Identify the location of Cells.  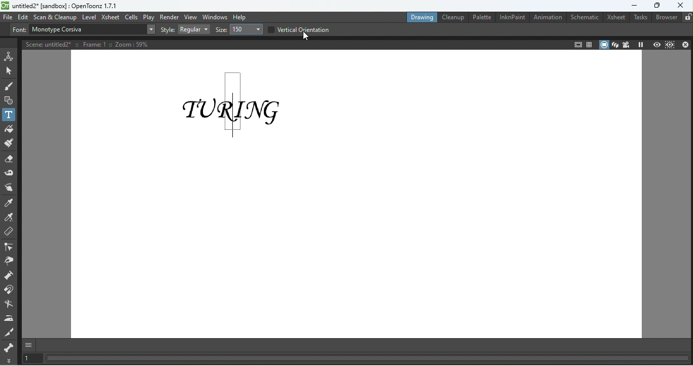
(130, 17).